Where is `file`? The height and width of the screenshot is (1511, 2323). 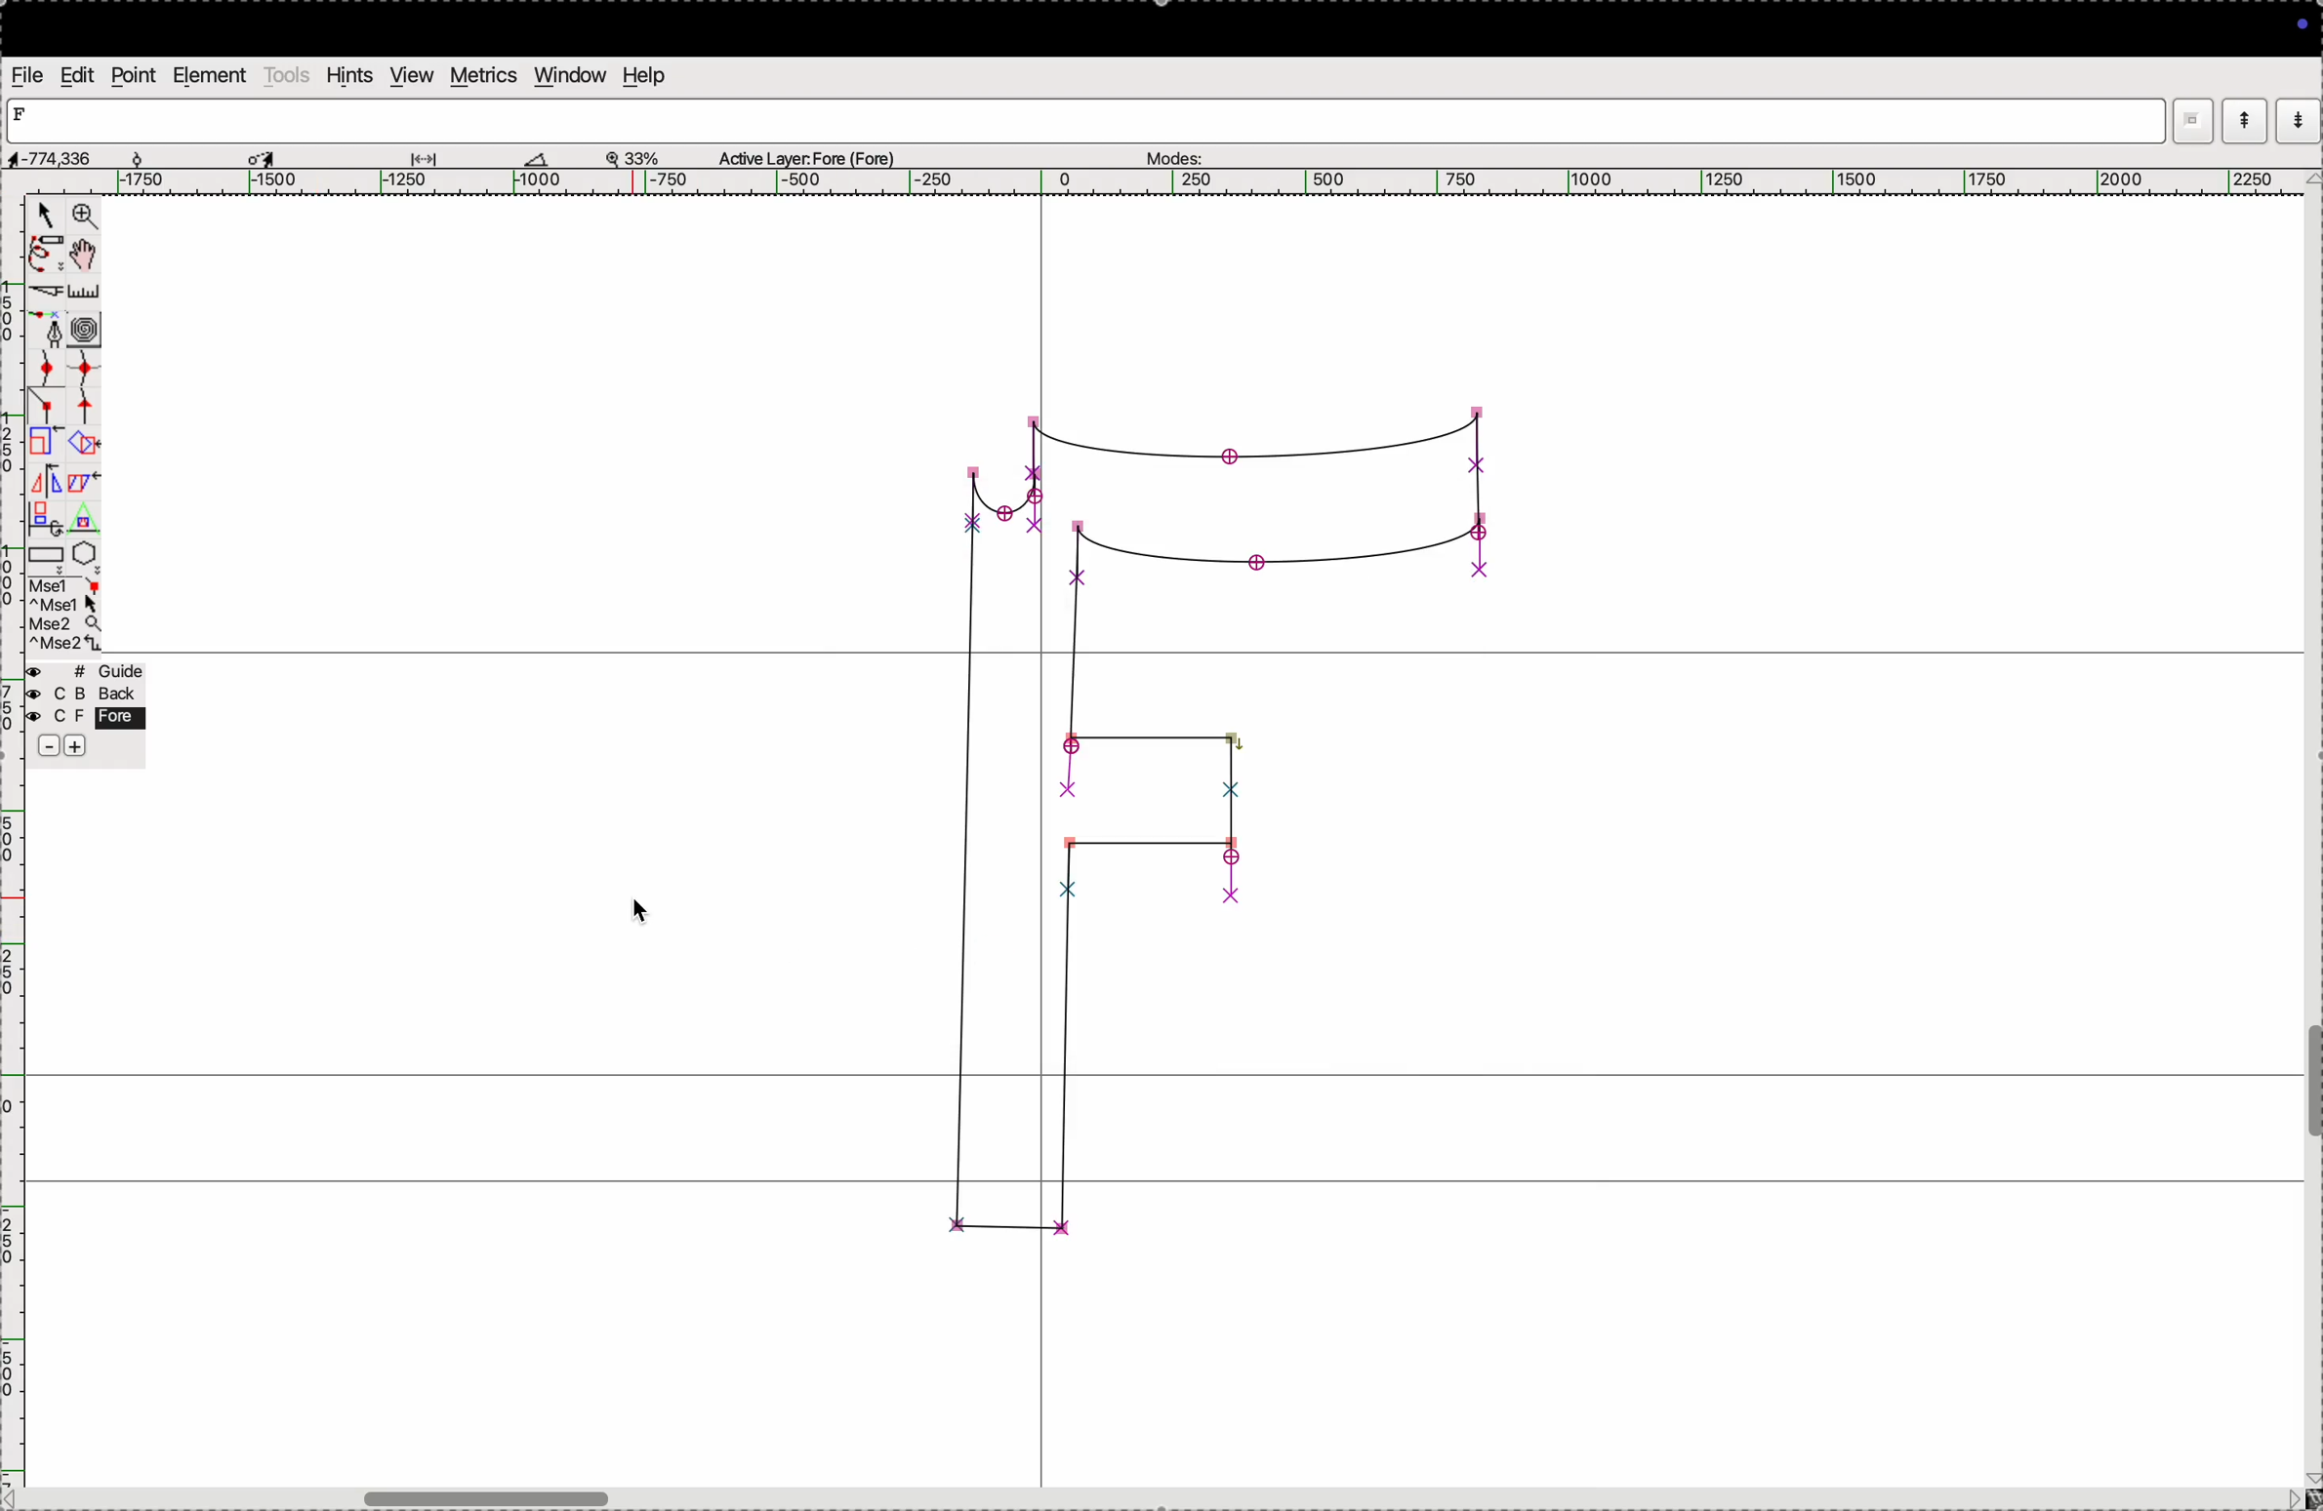 file is located at coordinates (29, 75).